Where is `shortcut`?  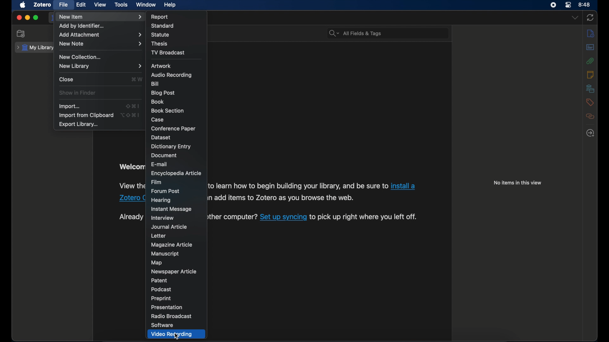 shortcut is located at coordinates (133, 106).